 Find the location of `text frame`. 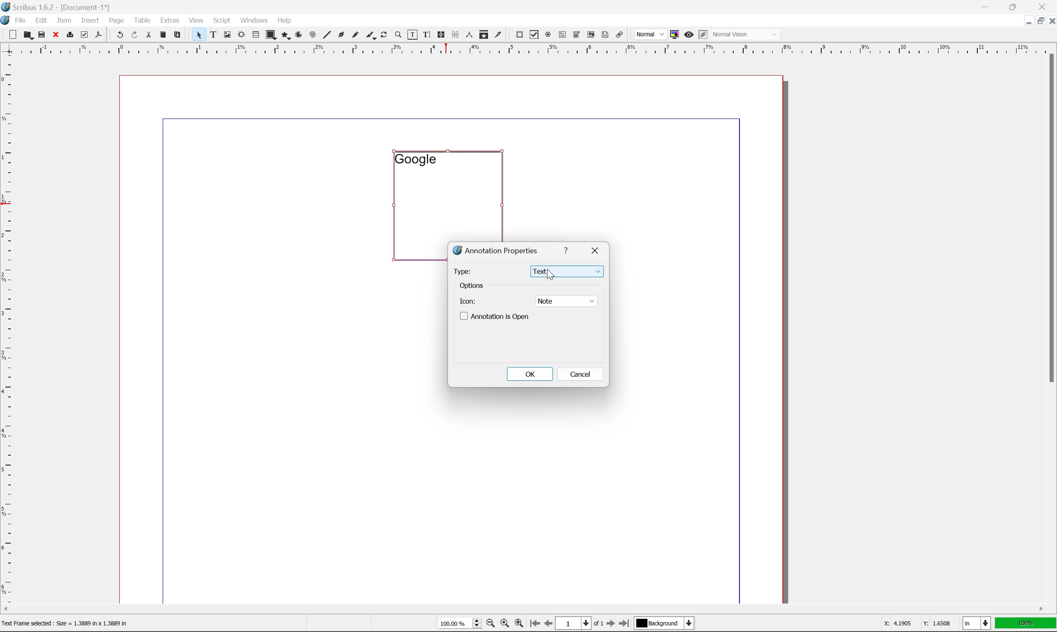

text frame is located at coordinates (214, 34).